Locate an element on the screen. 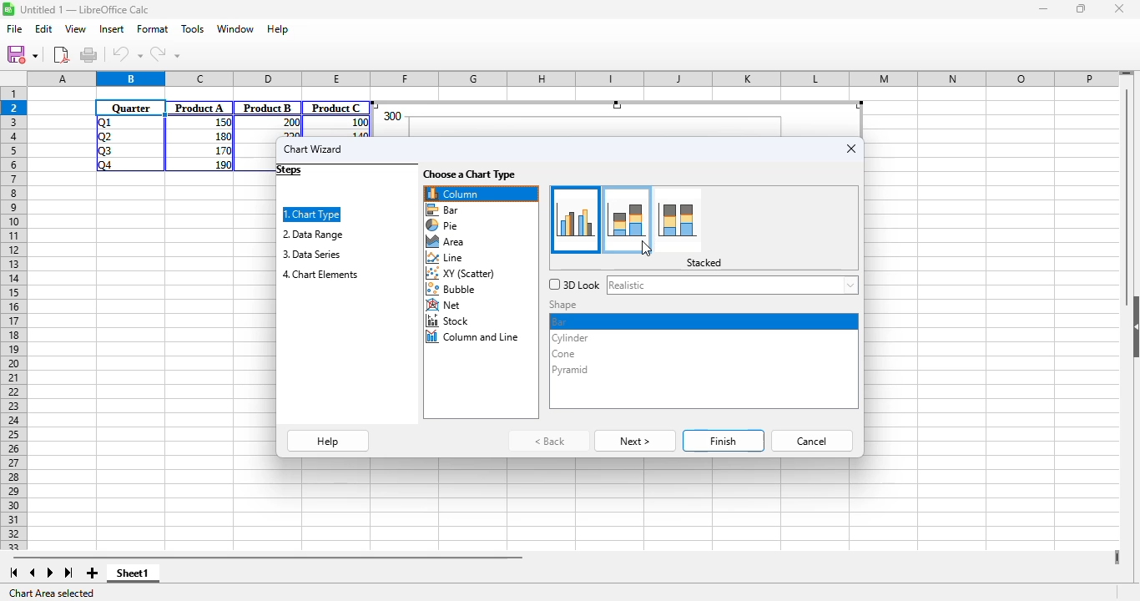  area is located at coordinates (445, 242).